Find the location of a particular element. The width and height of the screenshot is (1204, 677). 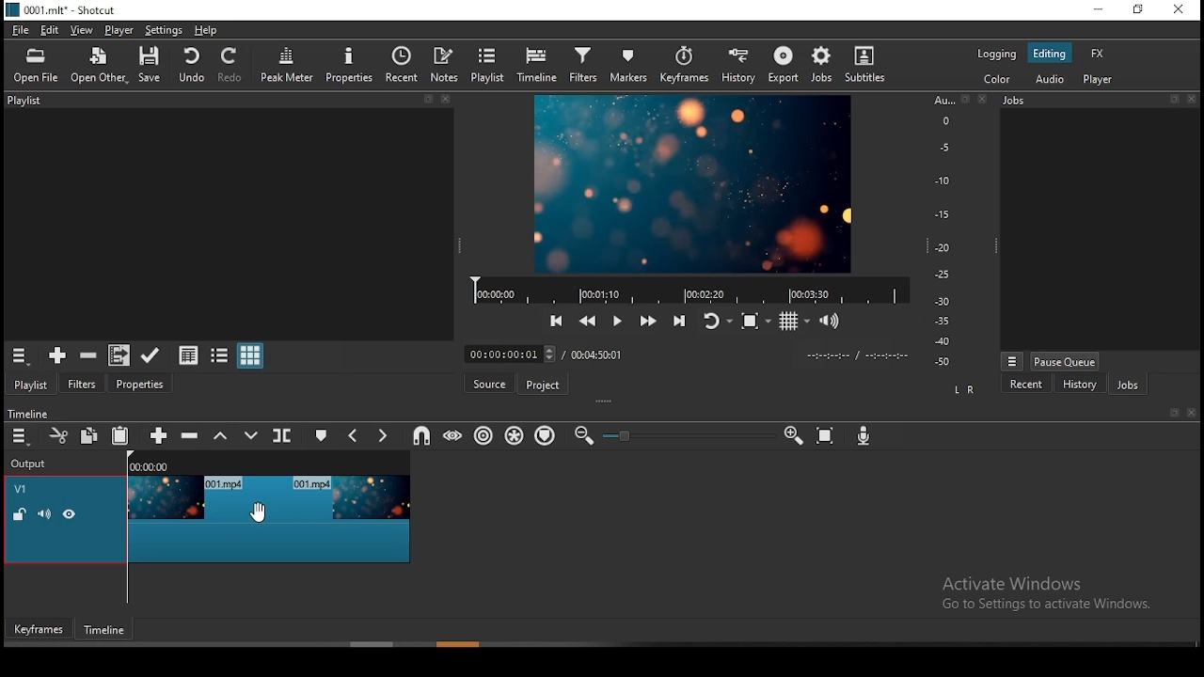

peak meter is located at coordinates (286, 66).